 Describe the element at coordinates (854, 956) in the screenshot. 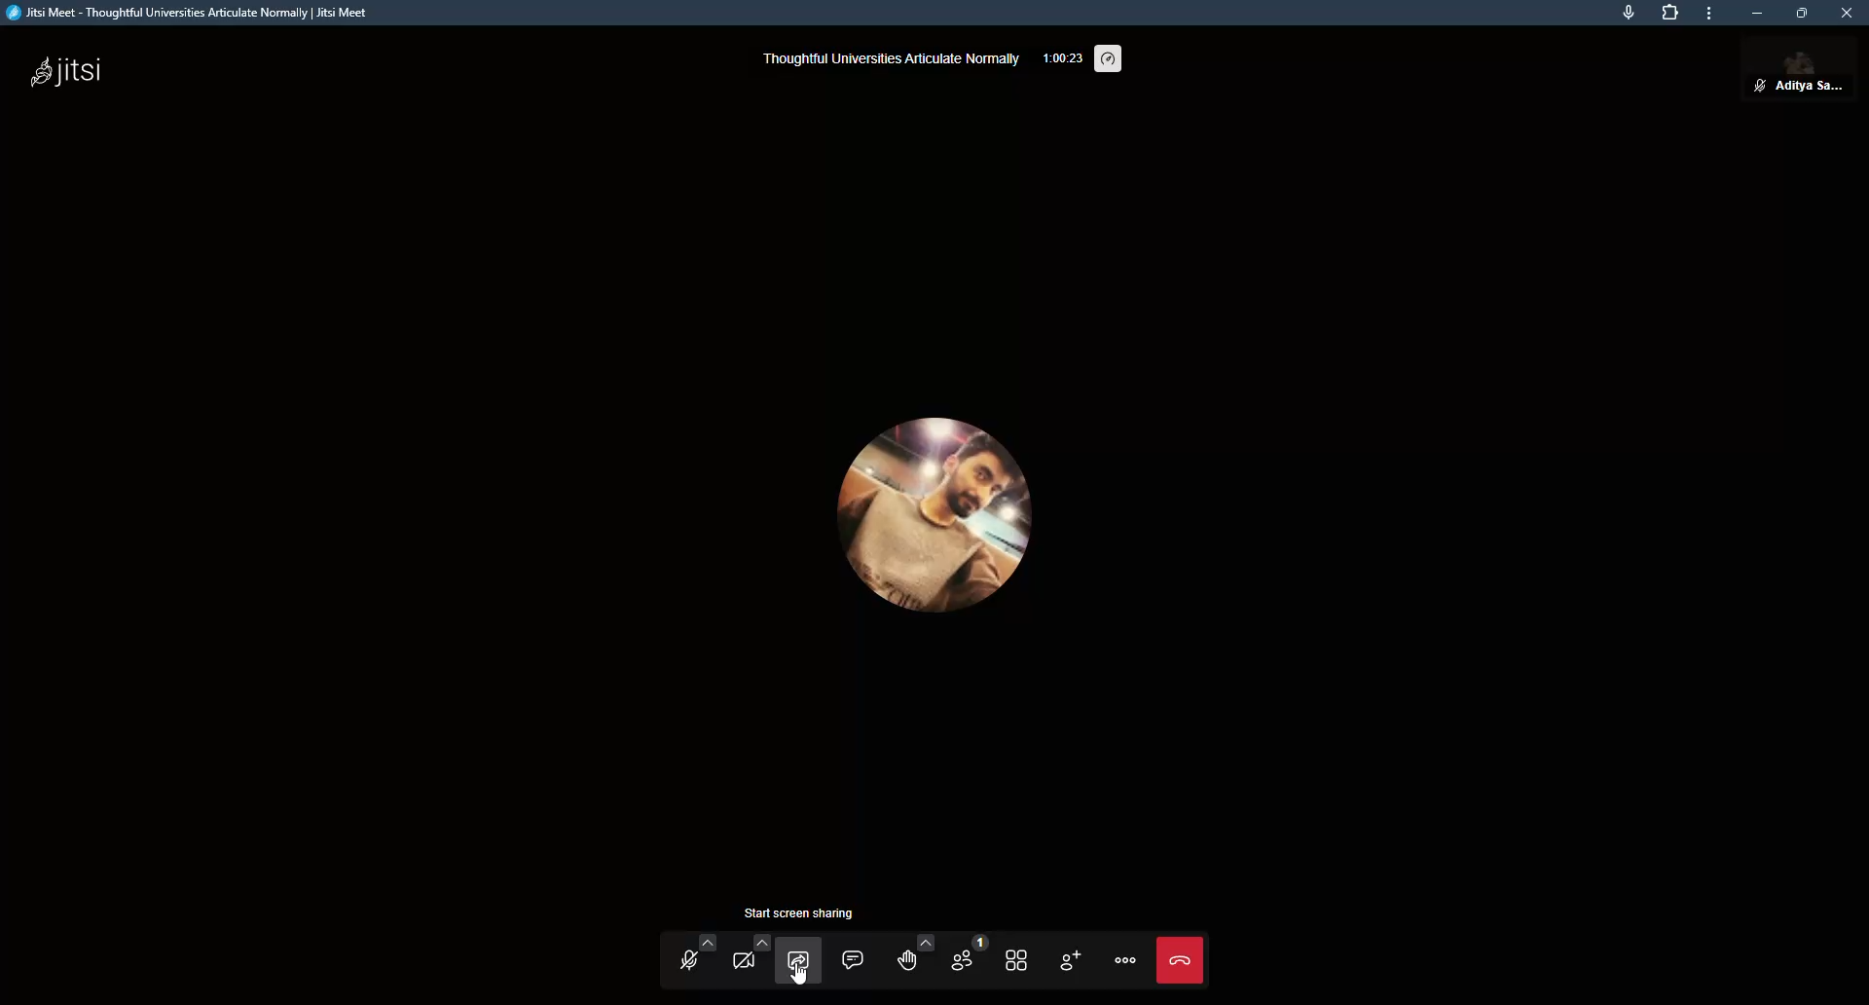

I see `open chat` at that location.